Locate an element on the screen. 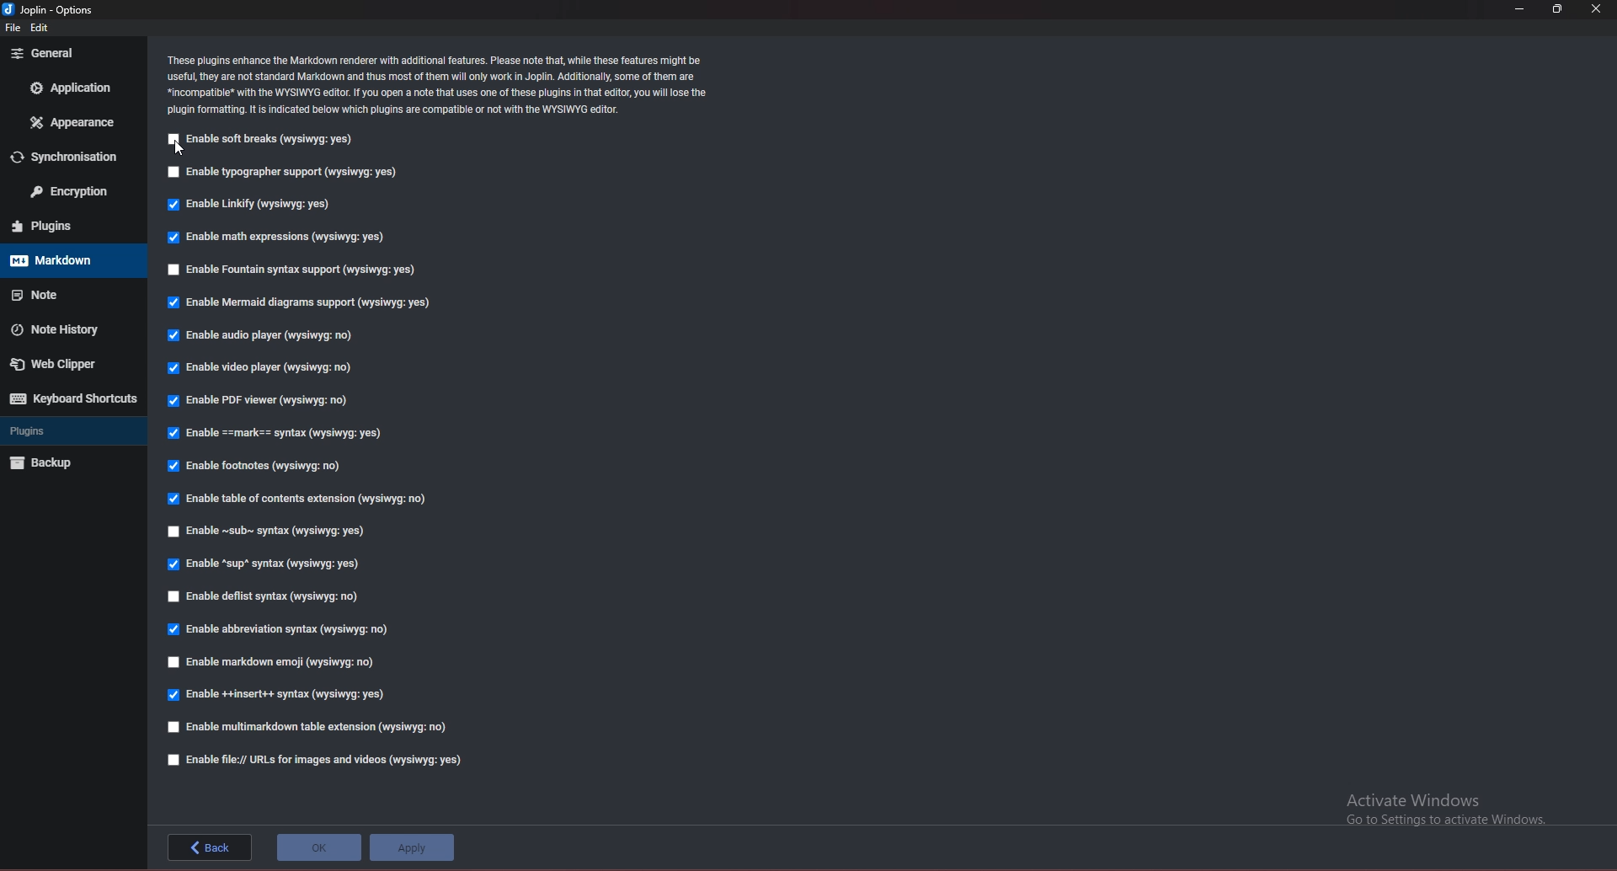 The height and width of the screenshot is (871, 1617). back is located at coordinates (210, 847).